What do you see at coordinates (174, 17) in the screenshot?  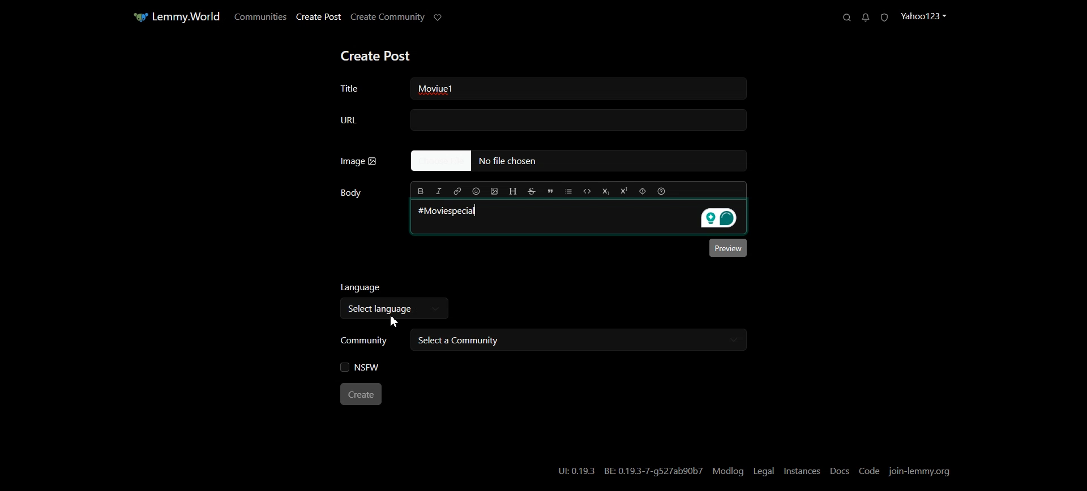 I see `Home Page` at bounding box center [174, 17].